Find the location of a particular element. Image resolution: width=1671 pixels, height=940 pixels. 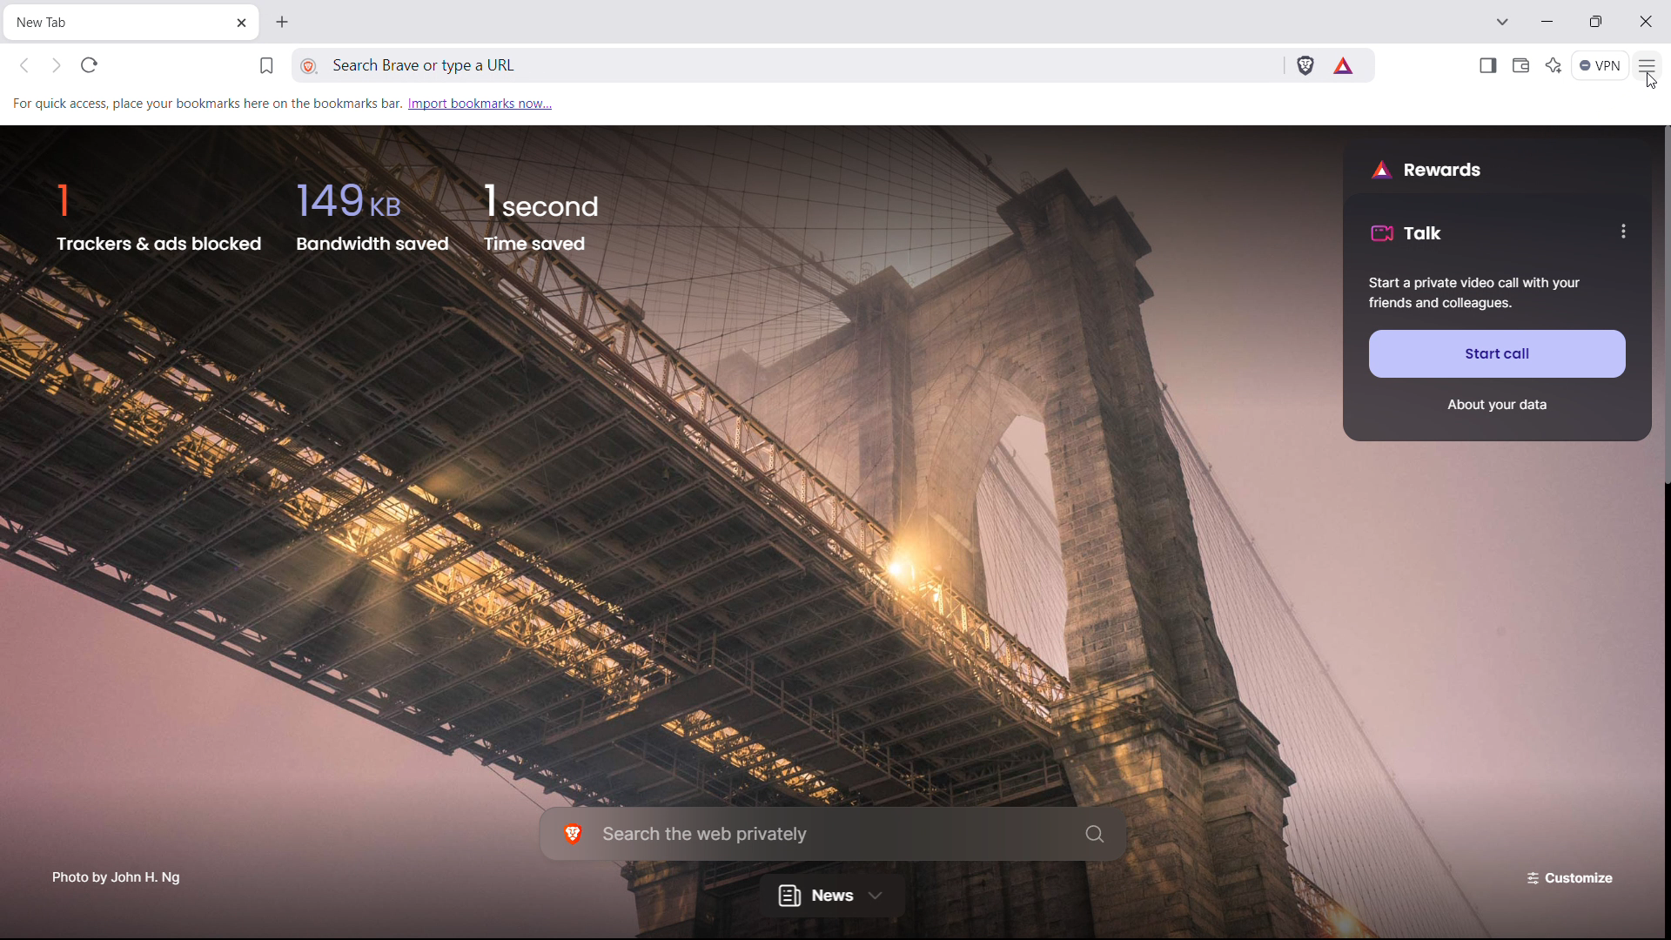

wallet is located at coordinates (1521, 64).